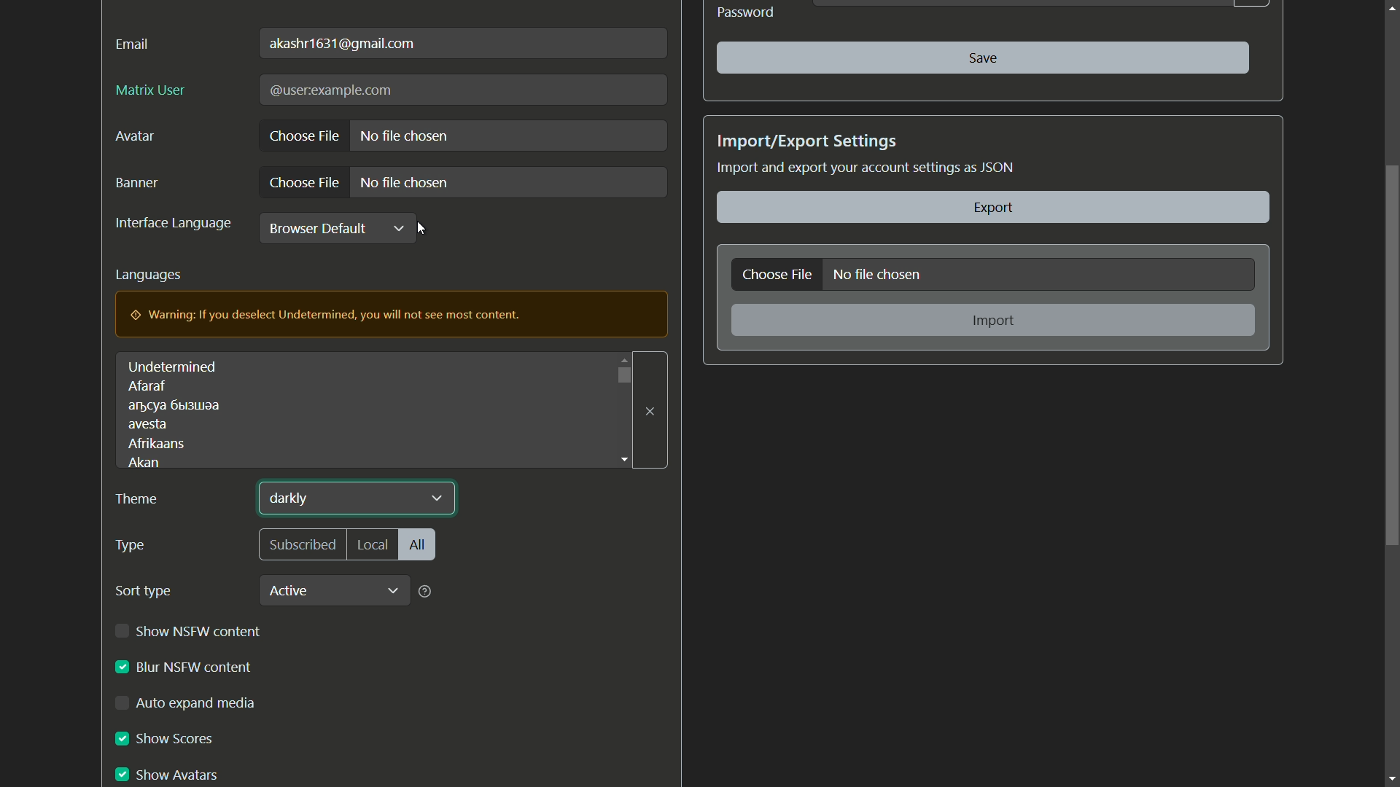 This screenshot has height=787, width=1400. Describe the element at coordinates (345, 44) in the screenshot. I see `user mail` at that location.